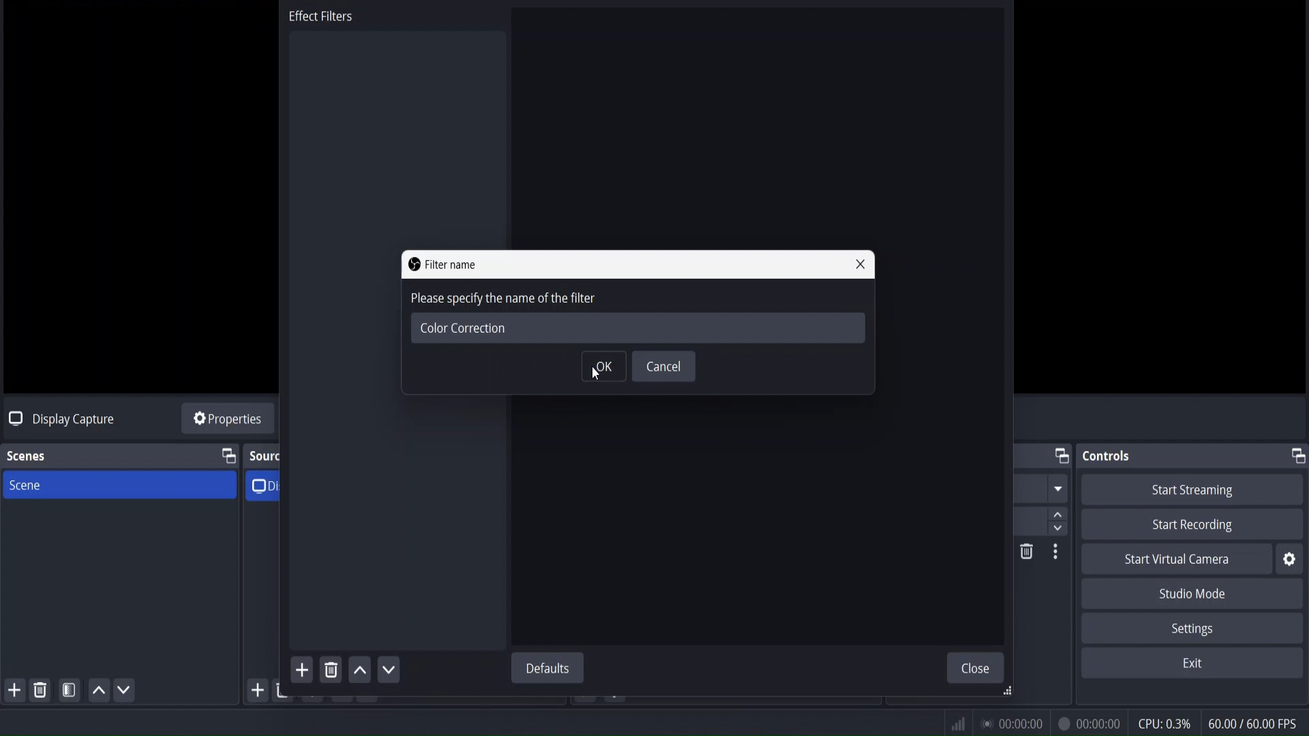  I want to click on change tab layout, so click(1060, 457).